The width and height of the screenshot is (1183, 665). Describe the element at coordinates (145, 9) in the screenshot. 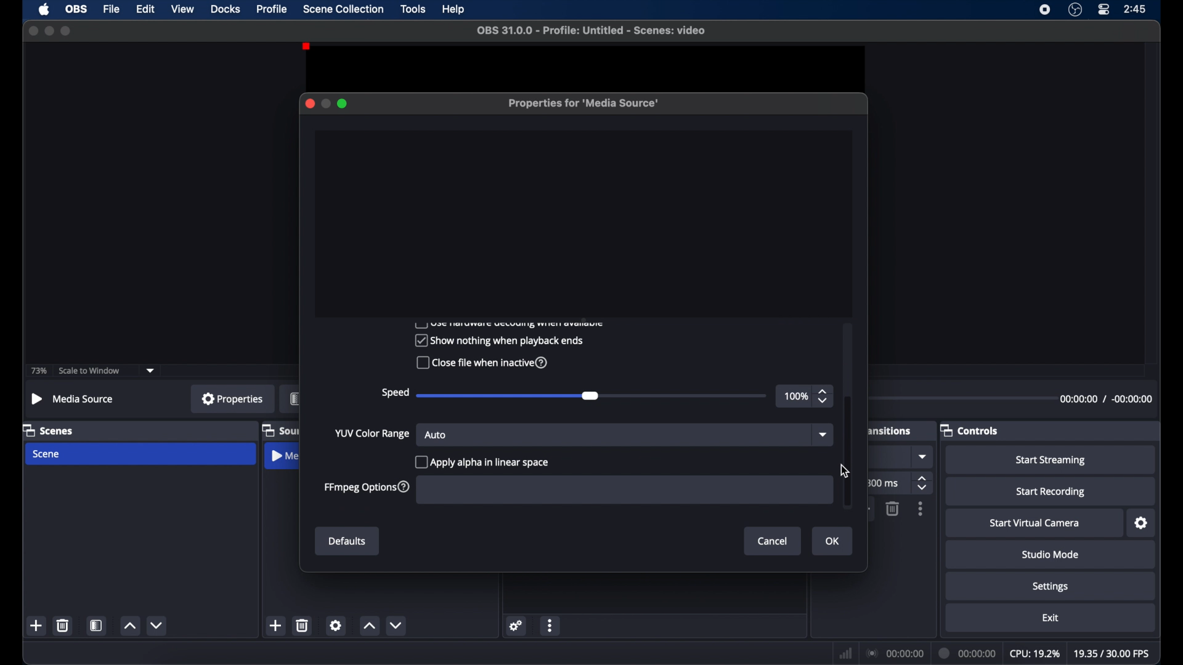

I see `edit` at that location.